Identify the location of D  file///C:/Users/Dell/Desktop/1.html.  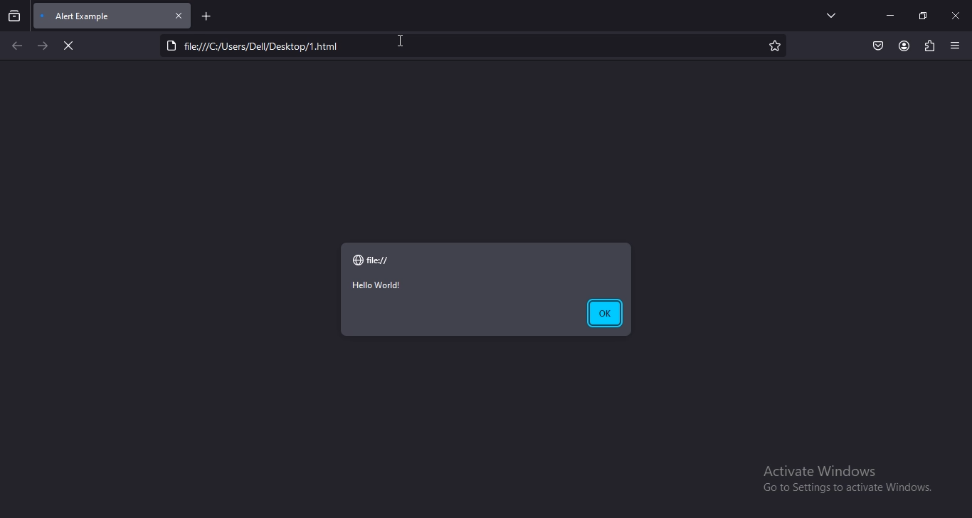
(263, 45).